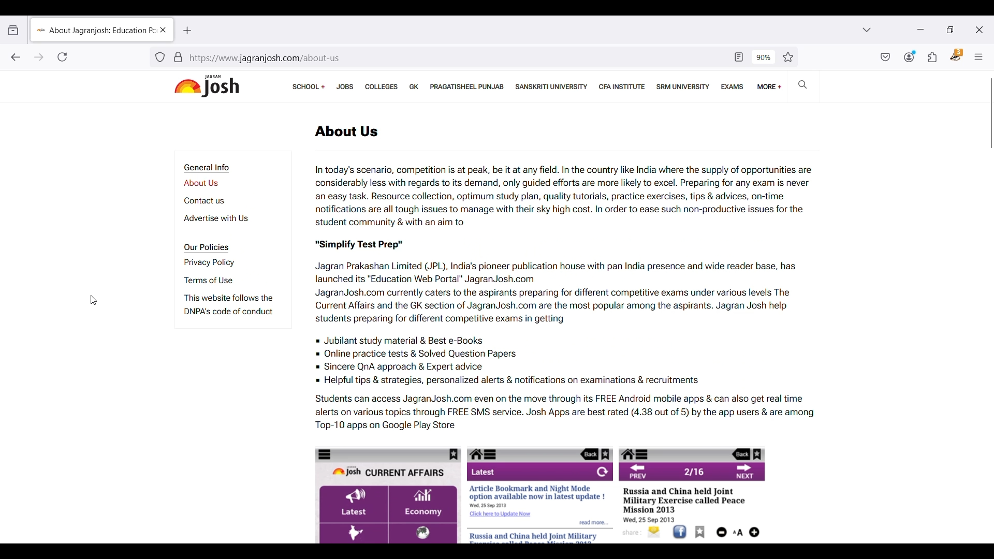 The width and height of the screenshot is (994, 559). I want to click on List all tabs, so click(867, 30).